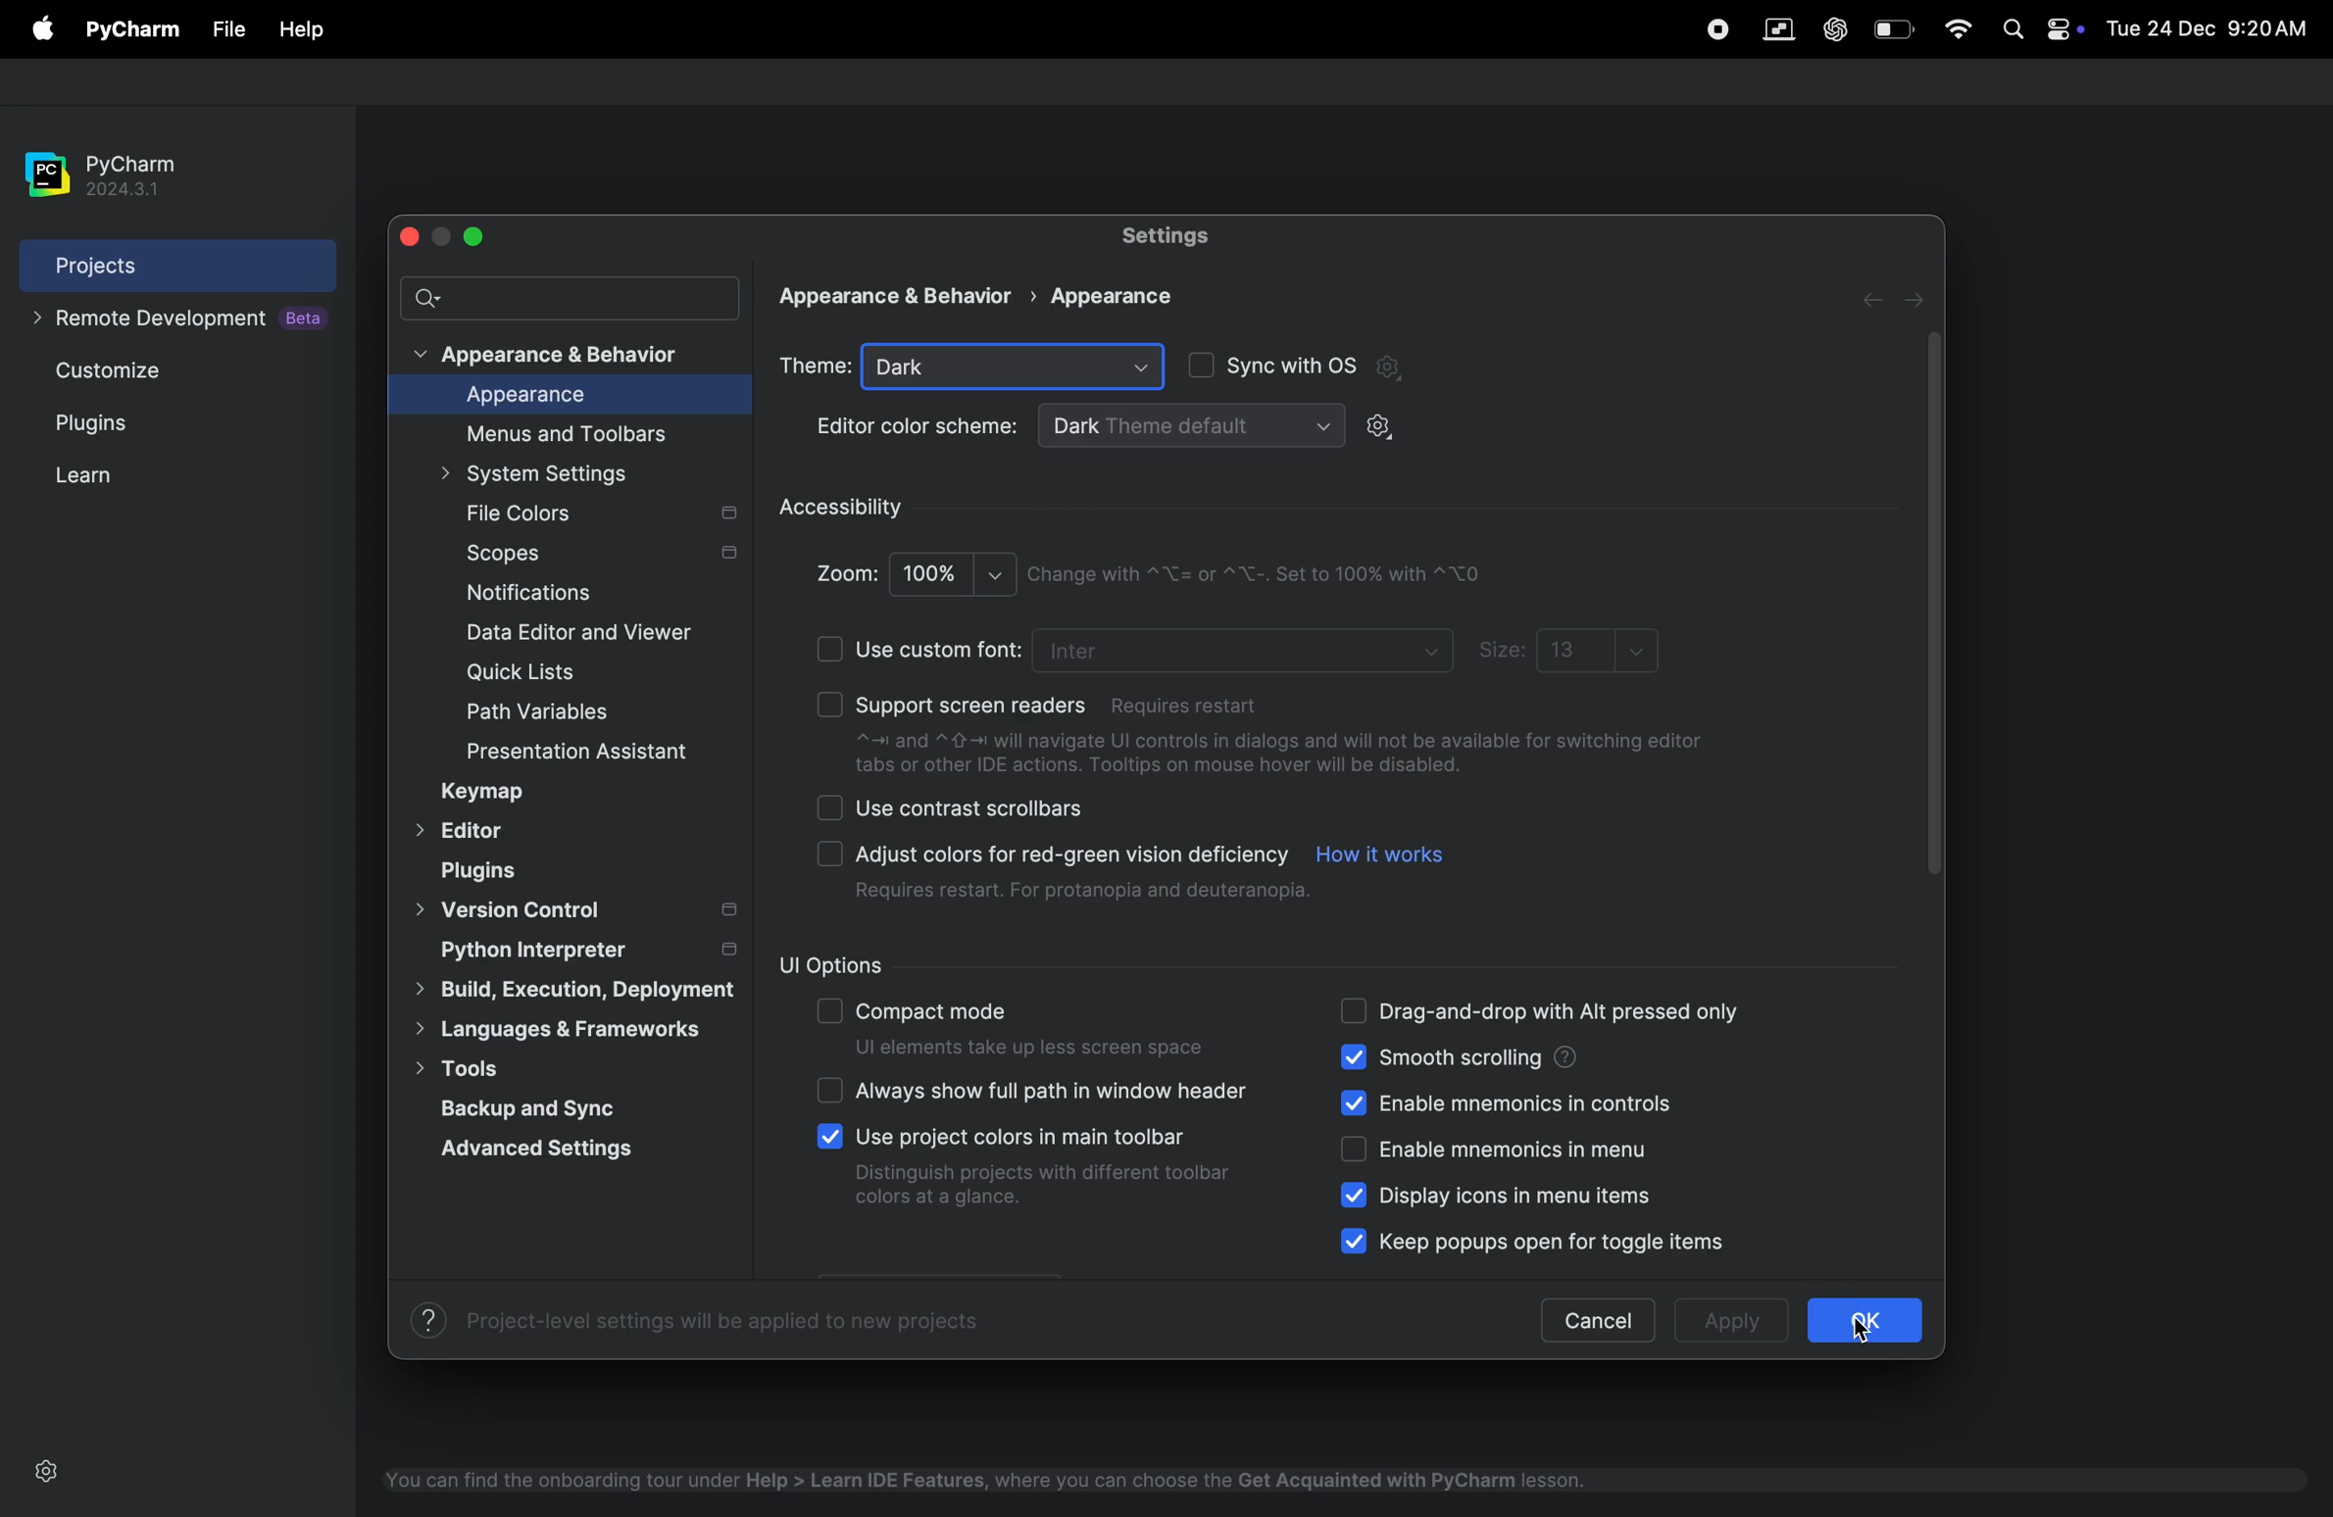 This screenshot has height=1517, width=2333. I want to click on theme, so click(815, 365).